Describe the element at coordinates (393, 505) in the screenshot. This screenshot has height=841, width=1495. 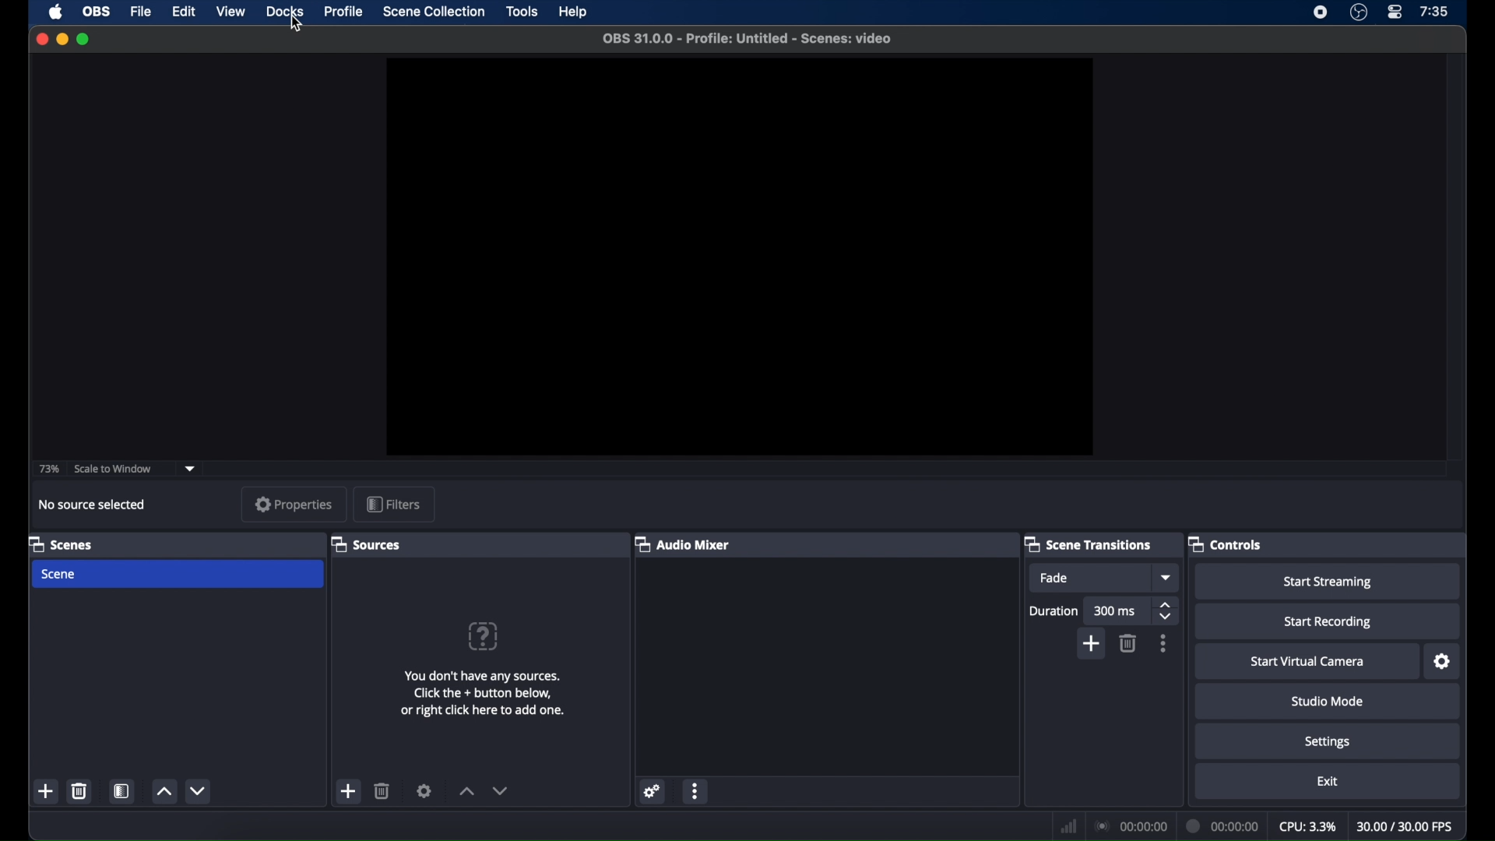
I see `filters` at that location.